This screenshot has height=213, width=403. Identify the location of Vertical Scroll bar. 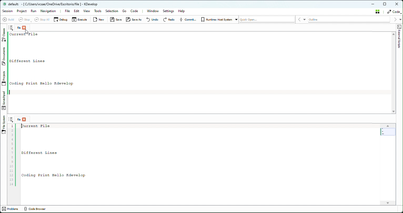
(388, 132).